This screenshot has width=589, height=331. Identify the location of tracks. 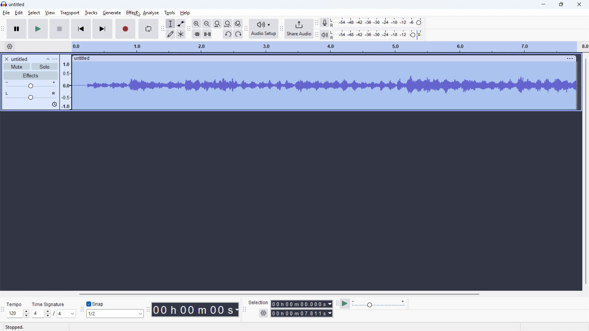
(91, 13).